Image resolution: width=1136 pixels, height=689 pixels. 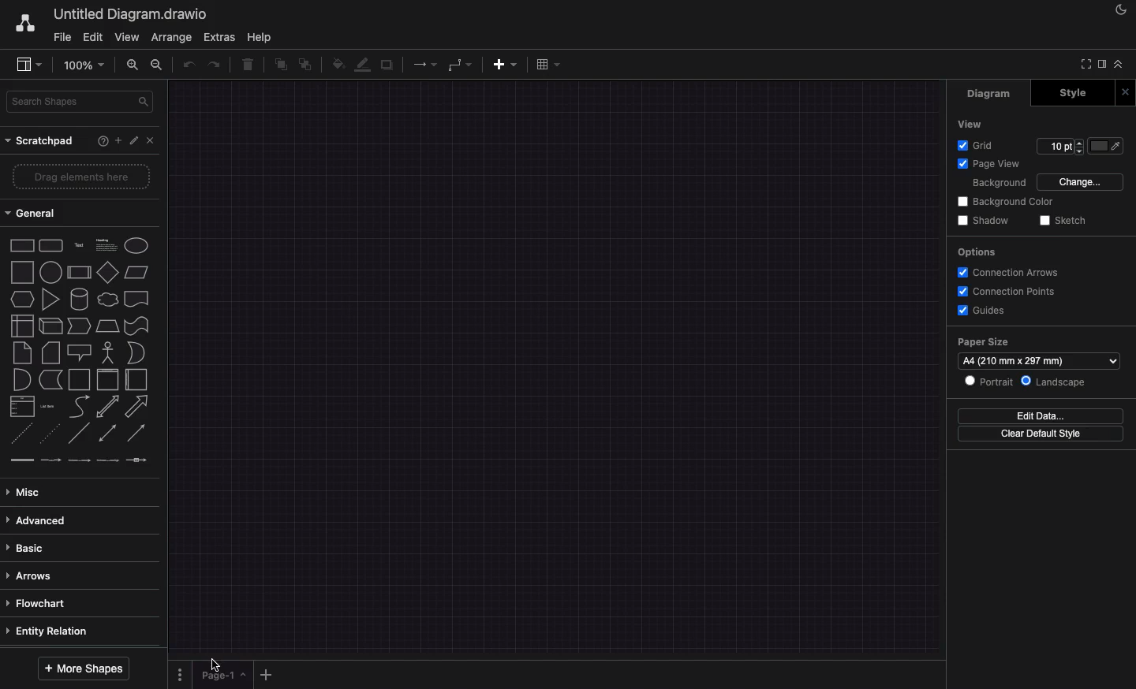 What do you see at coordinates (159, 65) in the screenshot?
I see `zoom out` at bounding box center [159, 65].